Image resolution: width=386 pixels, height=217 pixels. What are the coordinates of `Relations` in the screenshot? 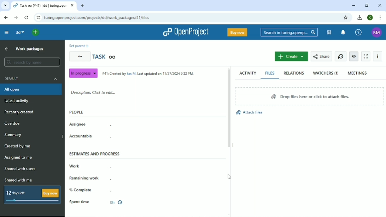 It's located at (295, 74).